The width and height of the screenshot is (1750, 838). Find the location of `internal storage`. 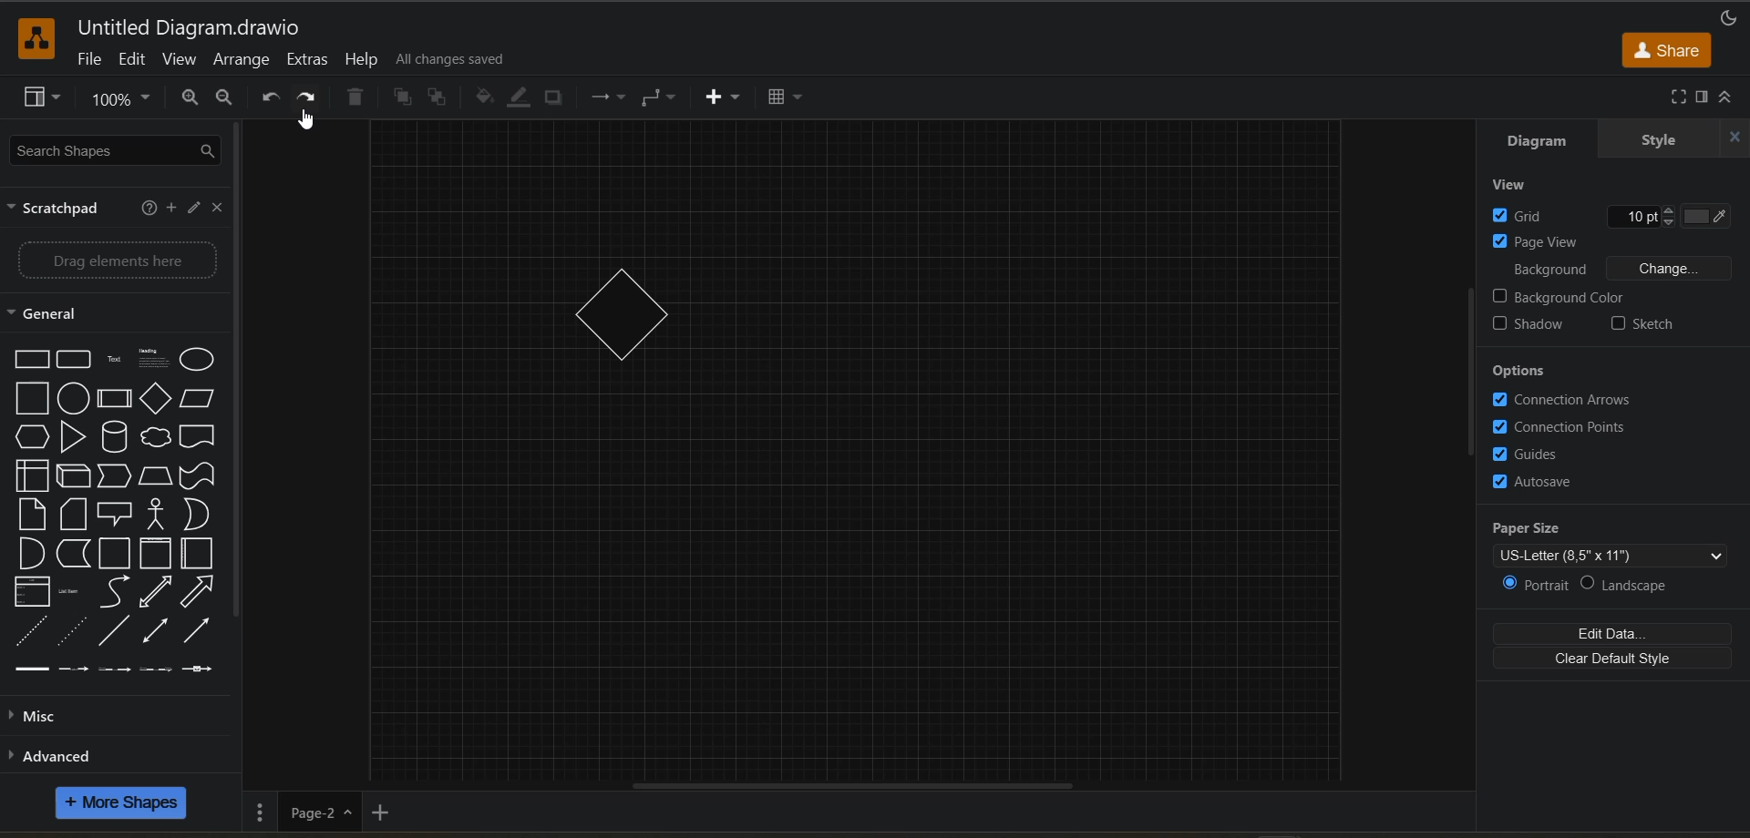

internal storage is located at coordinates (31, 475).